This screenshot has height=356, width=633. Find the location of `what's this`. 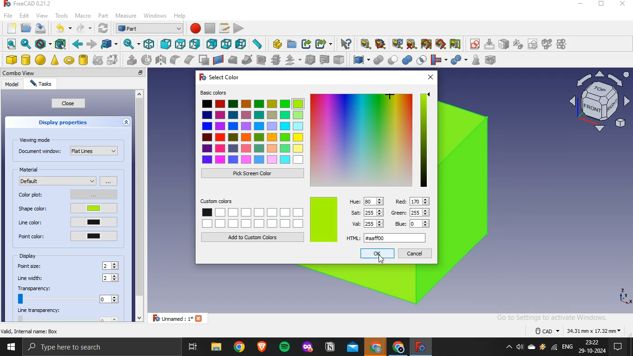

what's this is located at coordinates (346, 44).